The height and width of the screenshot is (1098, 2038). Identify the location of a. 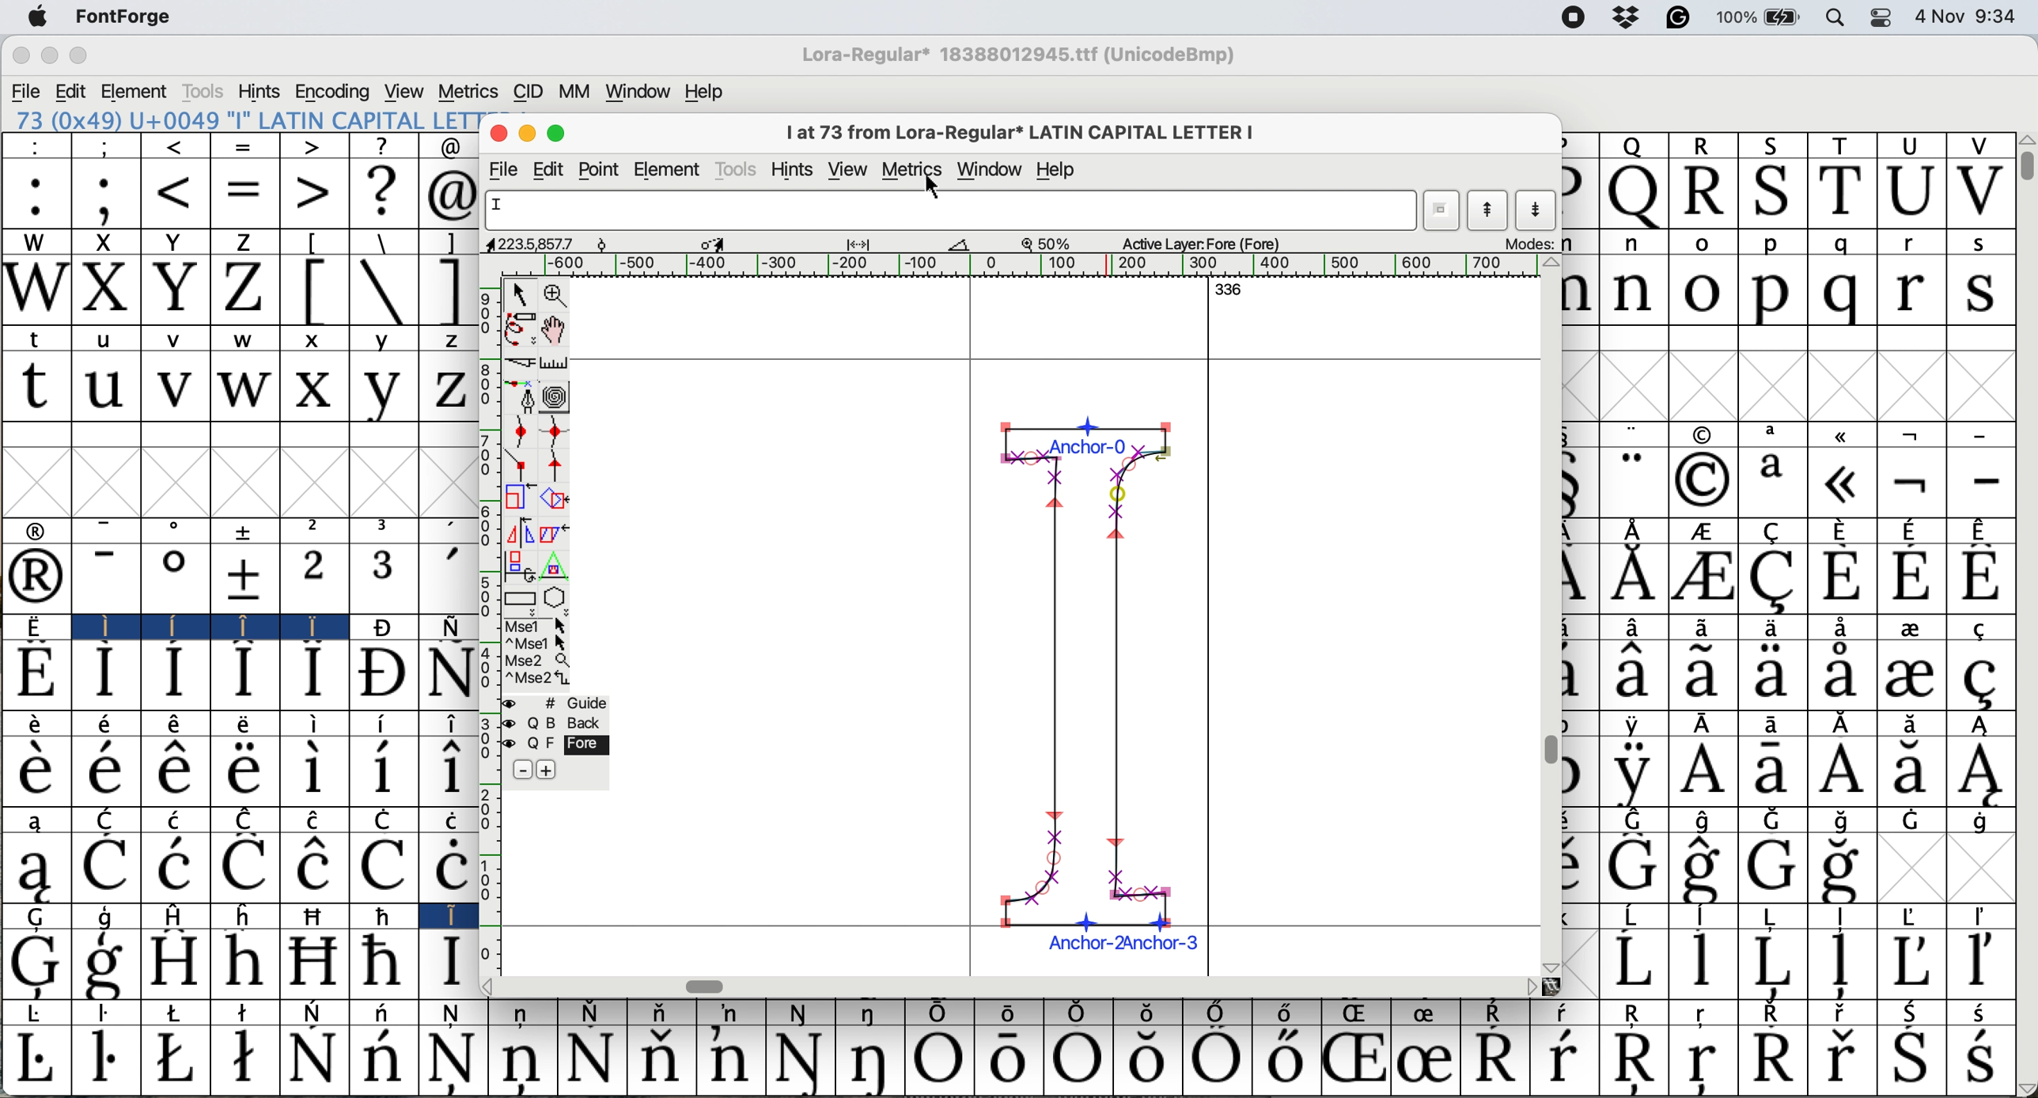
(37, 819).